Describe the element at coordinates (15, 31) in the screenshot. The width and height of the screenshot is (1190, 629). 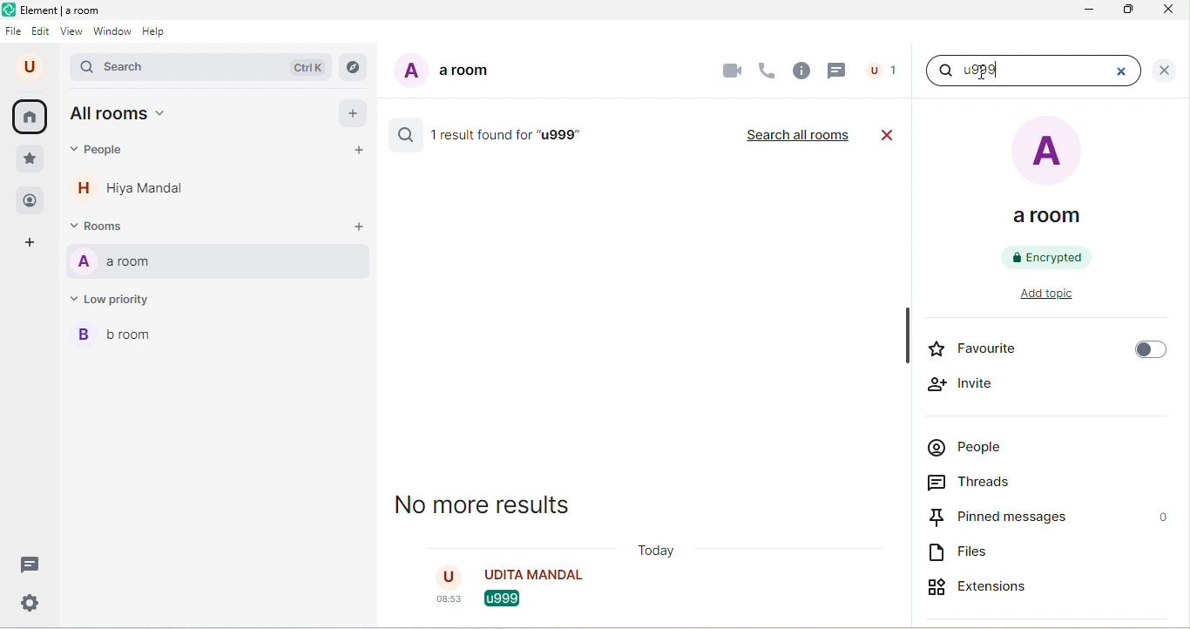
I see `file` at that location.